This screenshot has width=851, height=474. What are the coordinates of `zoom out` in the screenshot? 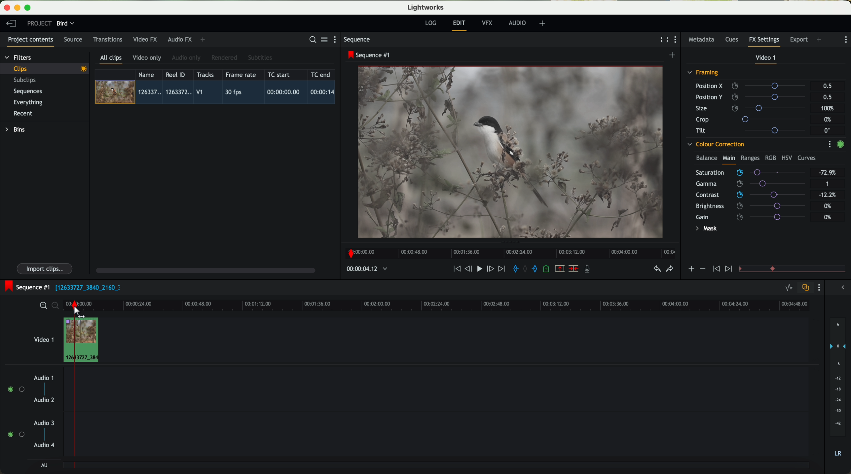 It's located at (56, 307).